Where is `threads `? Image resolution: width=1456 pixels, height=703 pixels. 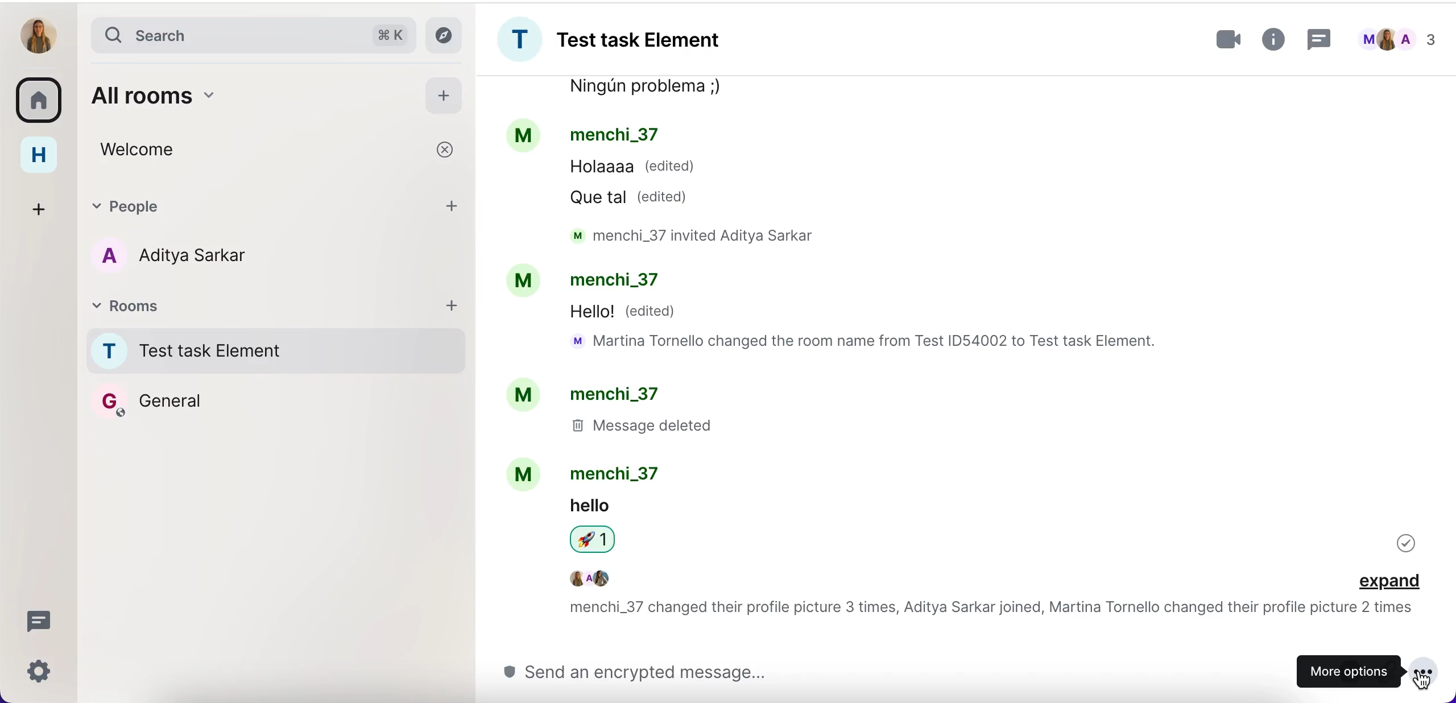 threads  is located at coordinates (1319, 37).